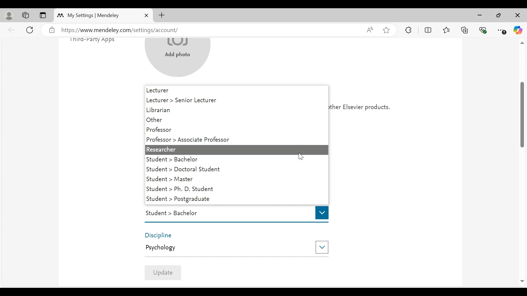 This screenshot has width=527, height=296. I want to click on https://www.mendeley.com/settings/account/, so click(209, 30).